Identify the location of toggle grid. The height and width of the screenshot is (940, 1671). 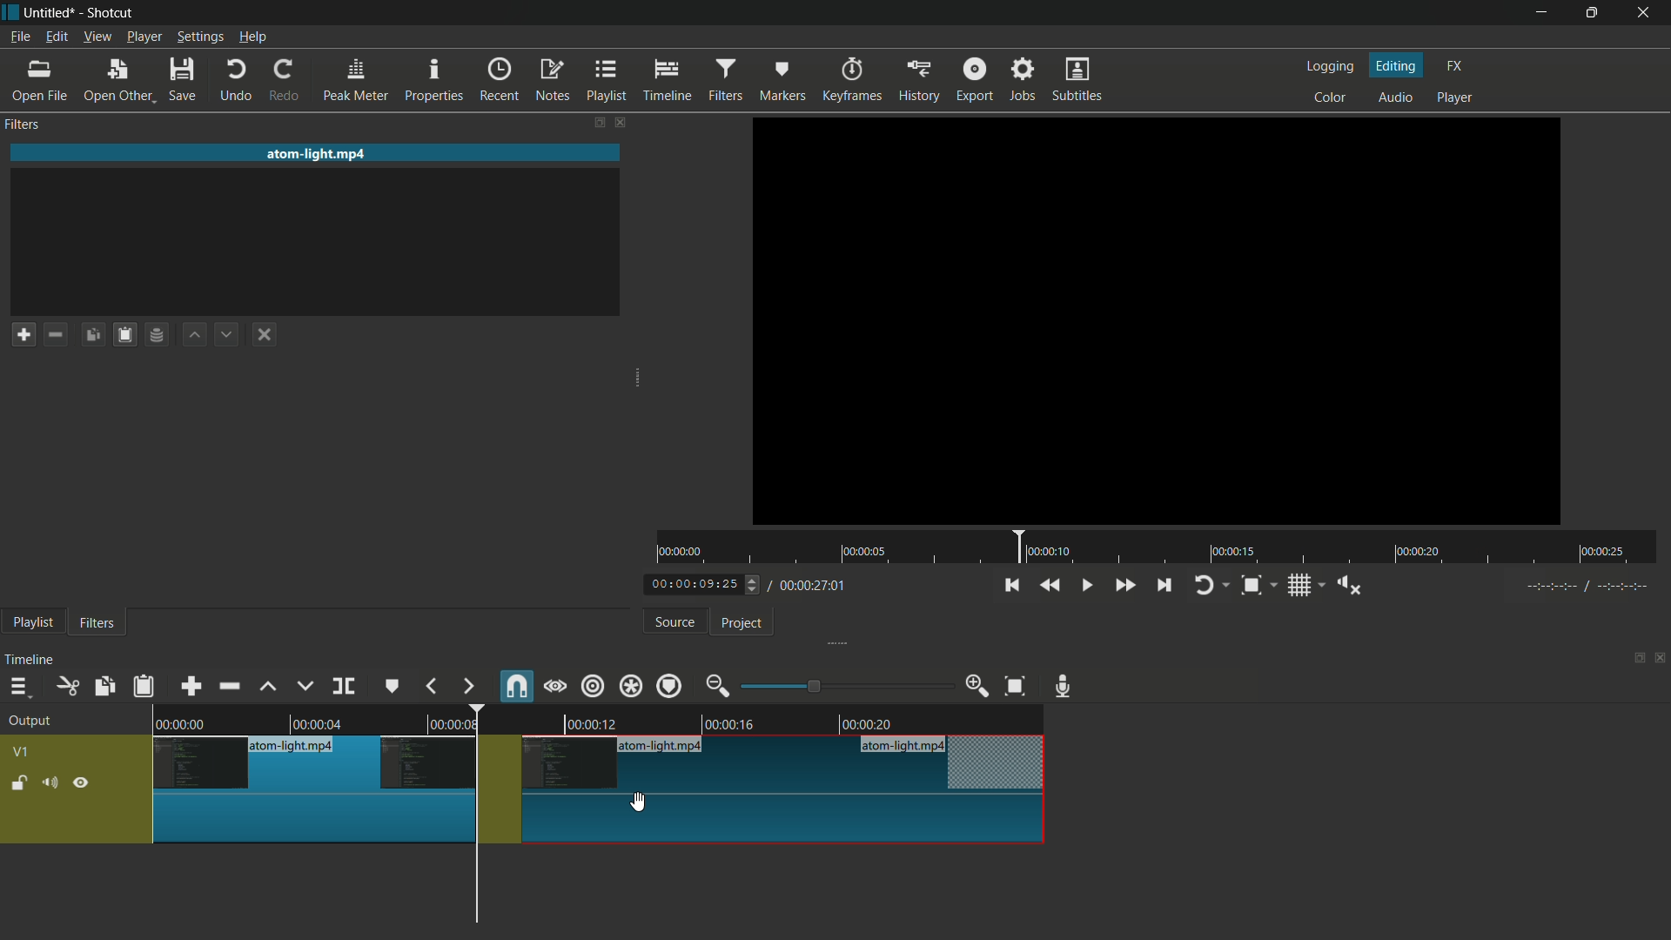
(1305, 585).